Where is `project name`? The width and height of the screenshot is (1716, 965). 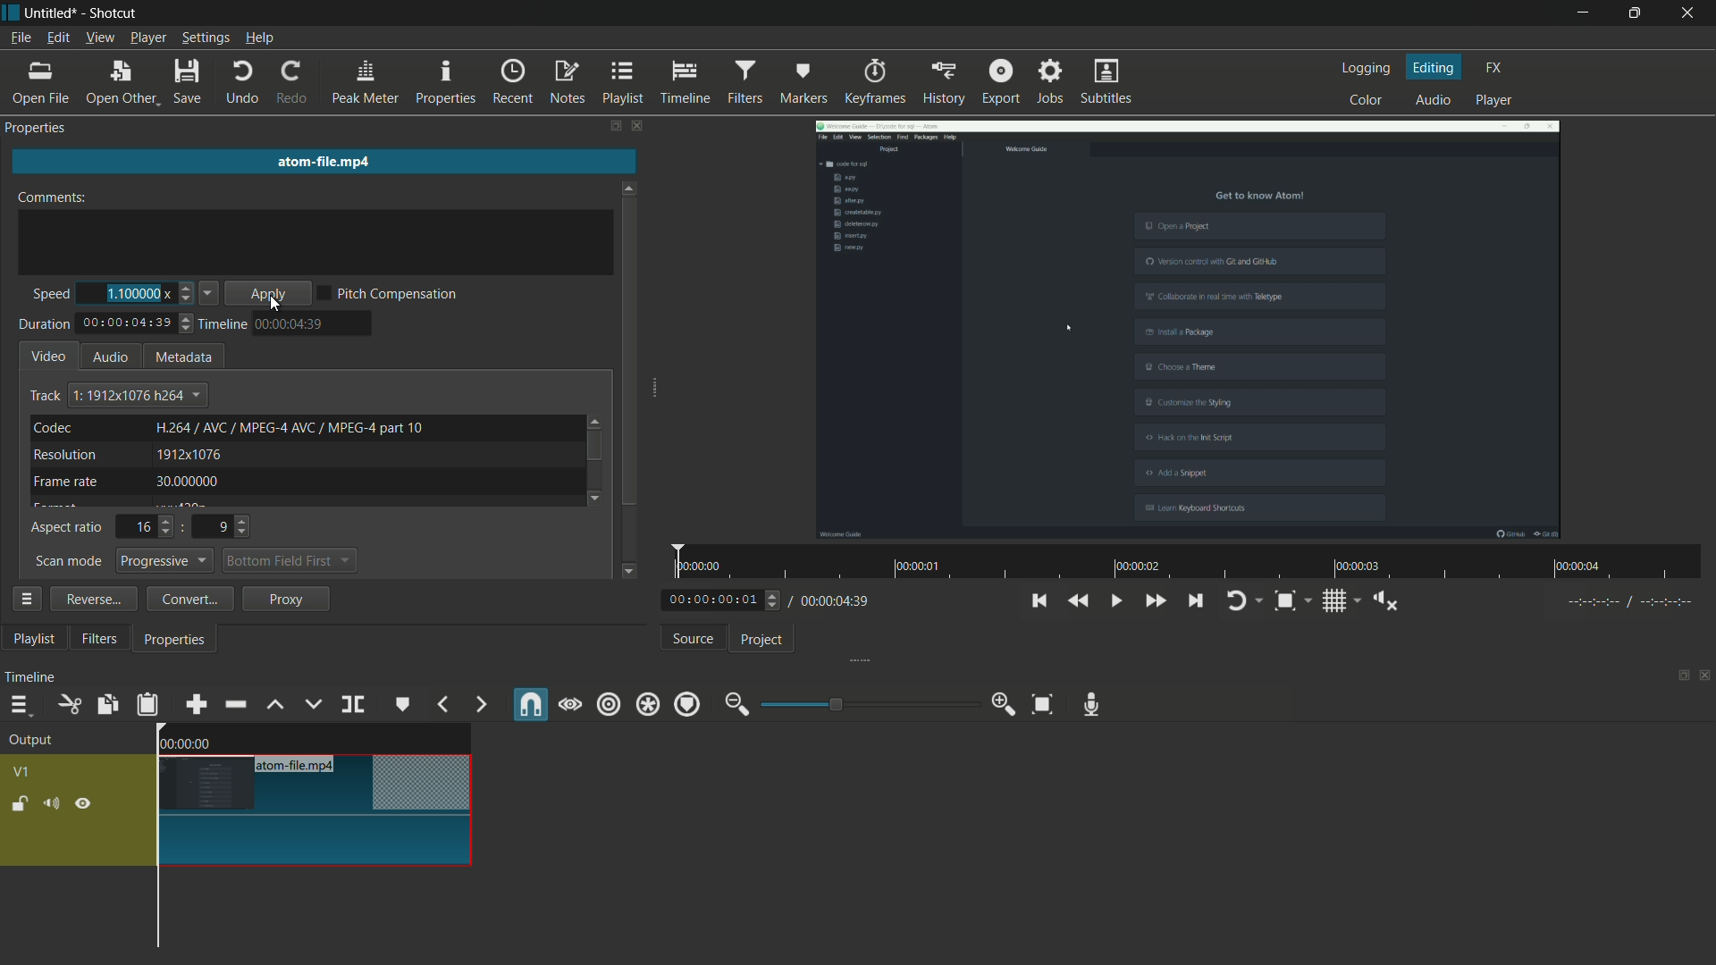
project name is located at coordinates (52, 13).